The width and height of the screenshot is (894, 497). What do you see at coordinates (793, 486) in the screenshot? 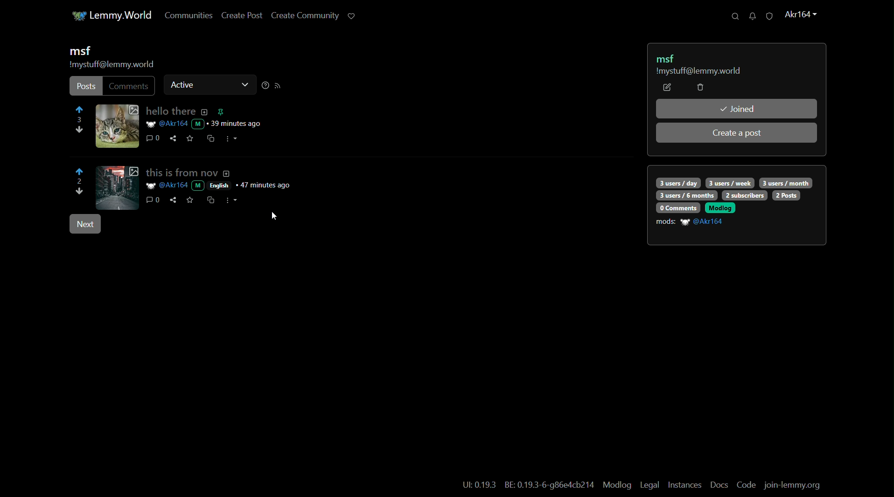
I see `join lemmy.org` at bounding box center [793, 486].